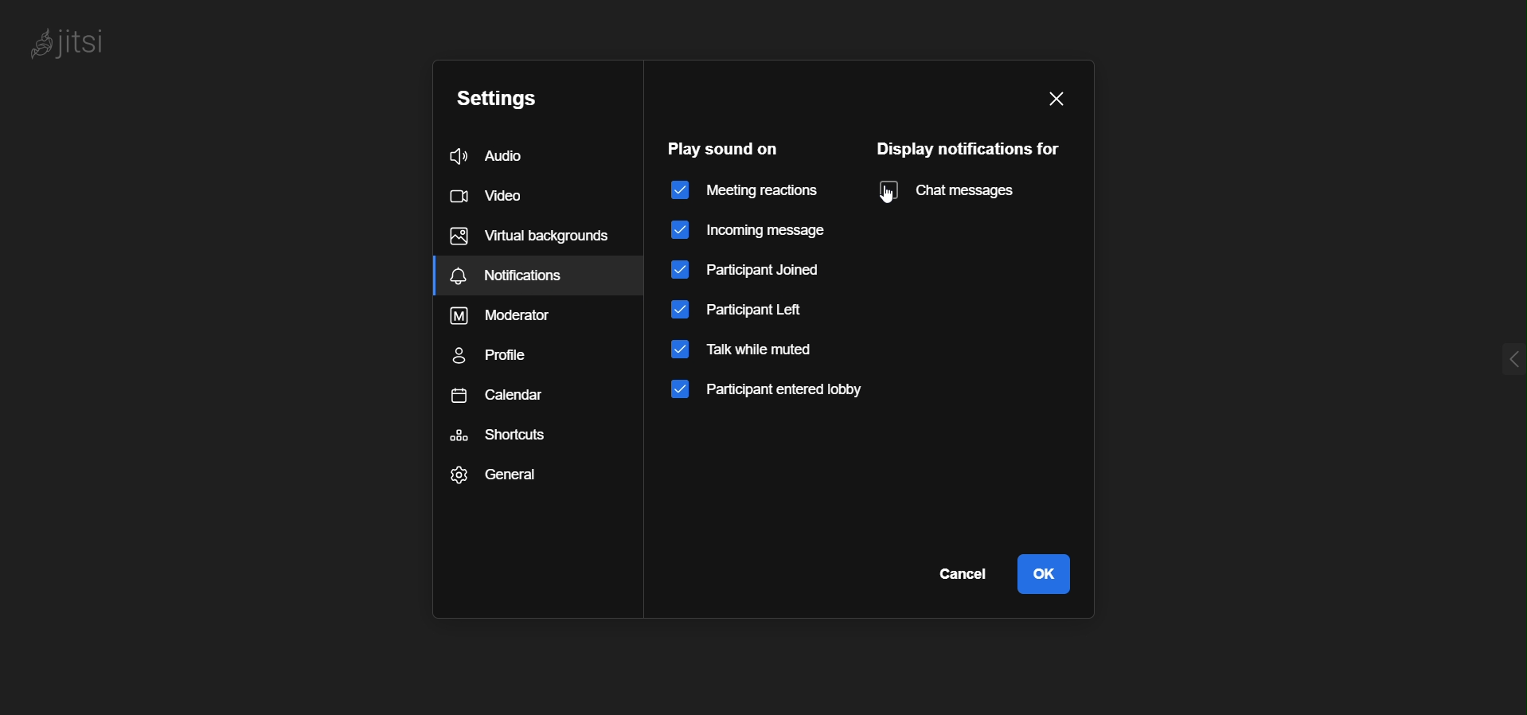 The image size is (1527, 715). I want to click on virtual backgrounds, so click(529, 236).